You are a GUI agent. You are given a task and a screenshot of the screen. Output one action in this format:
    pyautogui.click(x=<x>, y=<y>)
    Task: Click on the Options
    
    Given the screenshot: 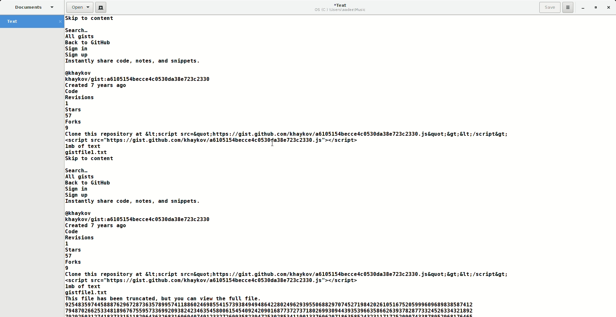 What is the action you would take?
    pyautogui.click(x=570, y=7)
    